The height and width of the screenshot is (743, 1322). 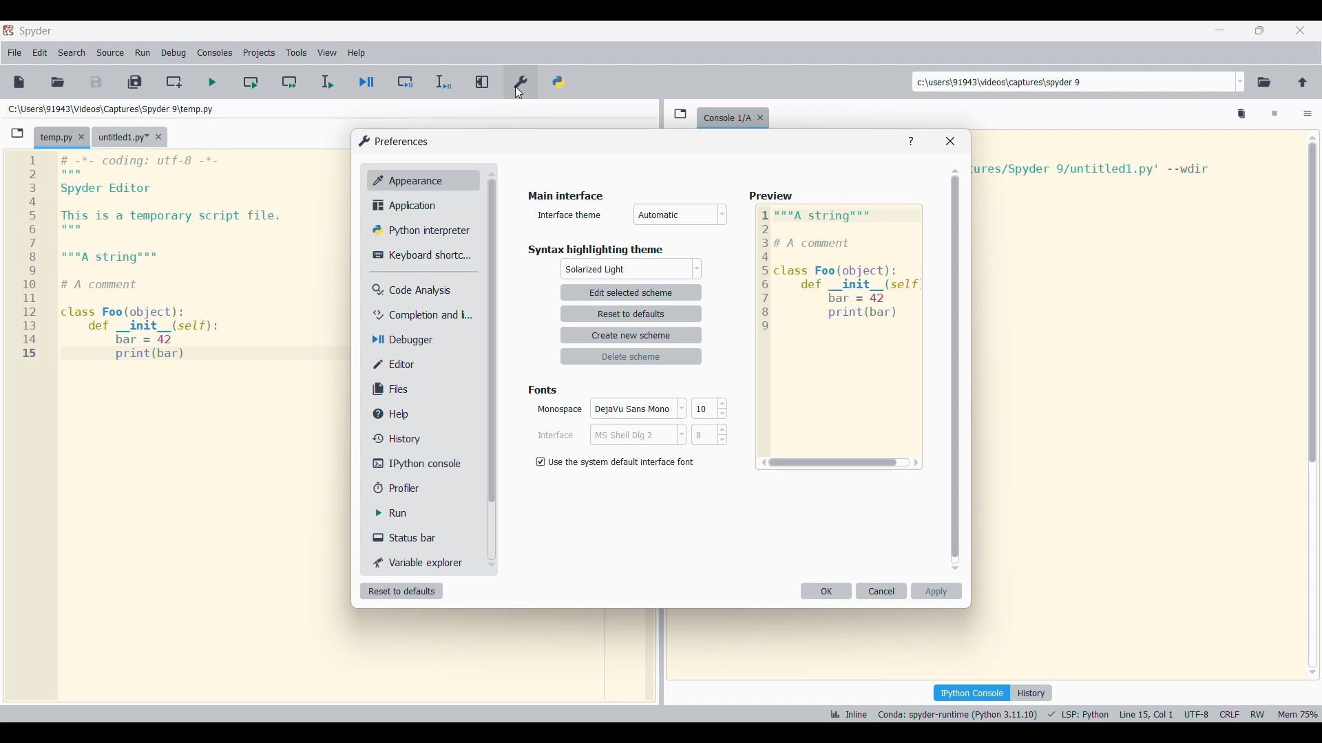 I want to click on Close interface, so click(x=1300, y=30).